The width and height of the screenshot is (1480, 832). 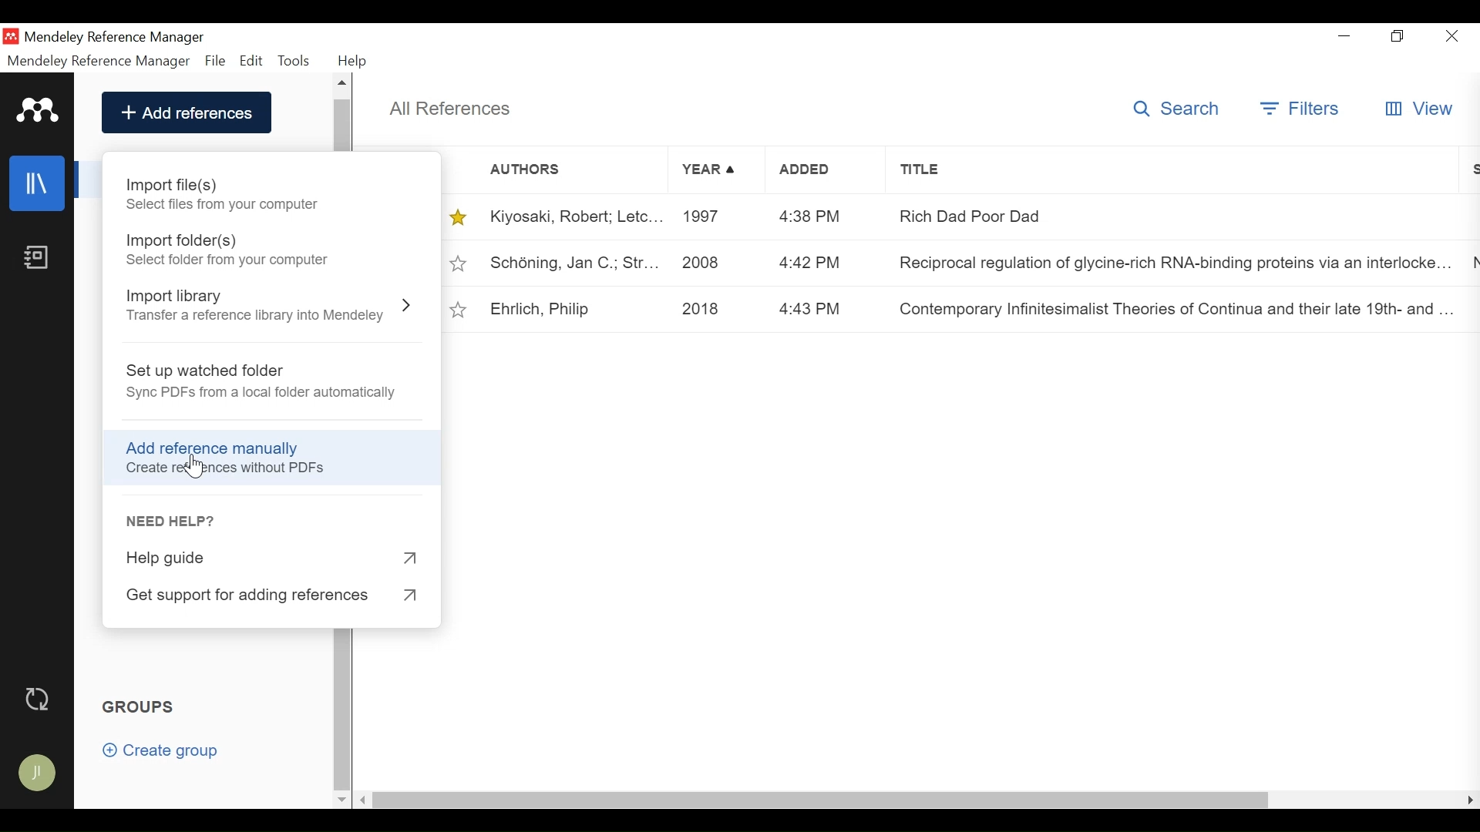 I want to click on Author, so click(x=553, y=169).